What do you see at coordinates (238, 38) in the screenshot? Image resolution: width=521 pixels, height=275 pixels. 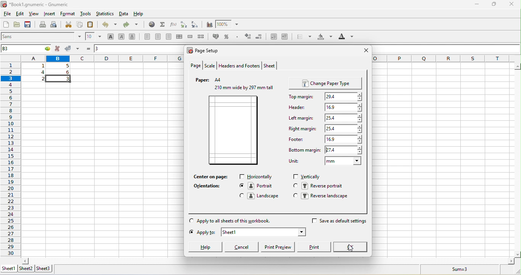 I see `set the format of the selected cells` at bounding box center [238, 38].